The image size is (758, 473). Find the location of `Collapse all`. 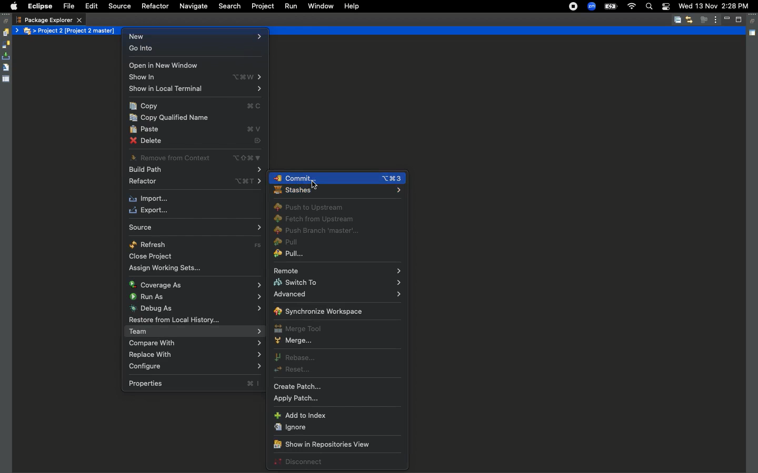

Collapse all is located at coordinates (677, 20).